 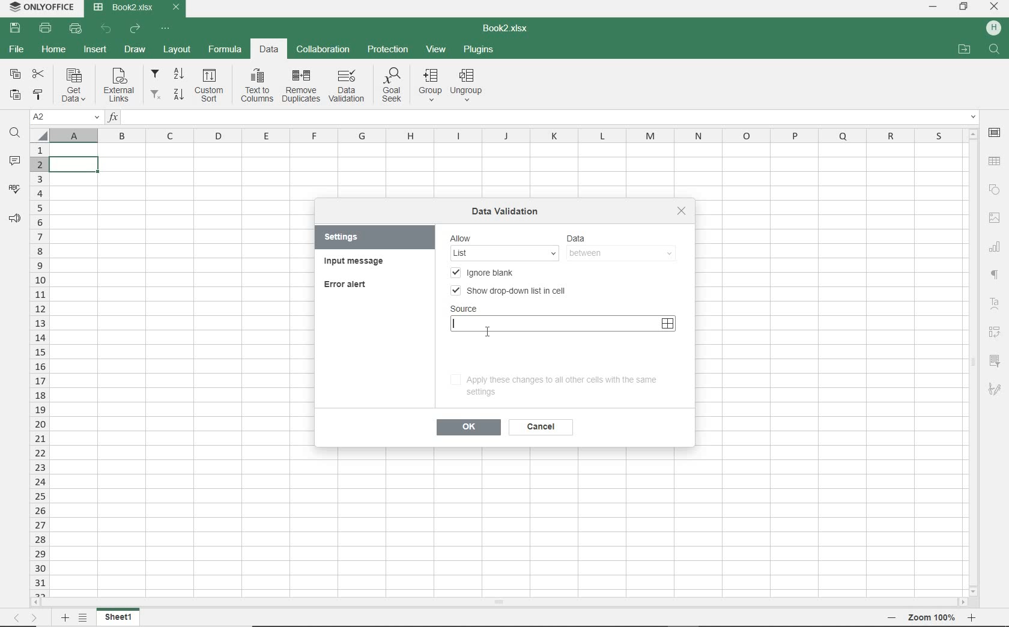 I want to click on group, so click(x=430, y=83).